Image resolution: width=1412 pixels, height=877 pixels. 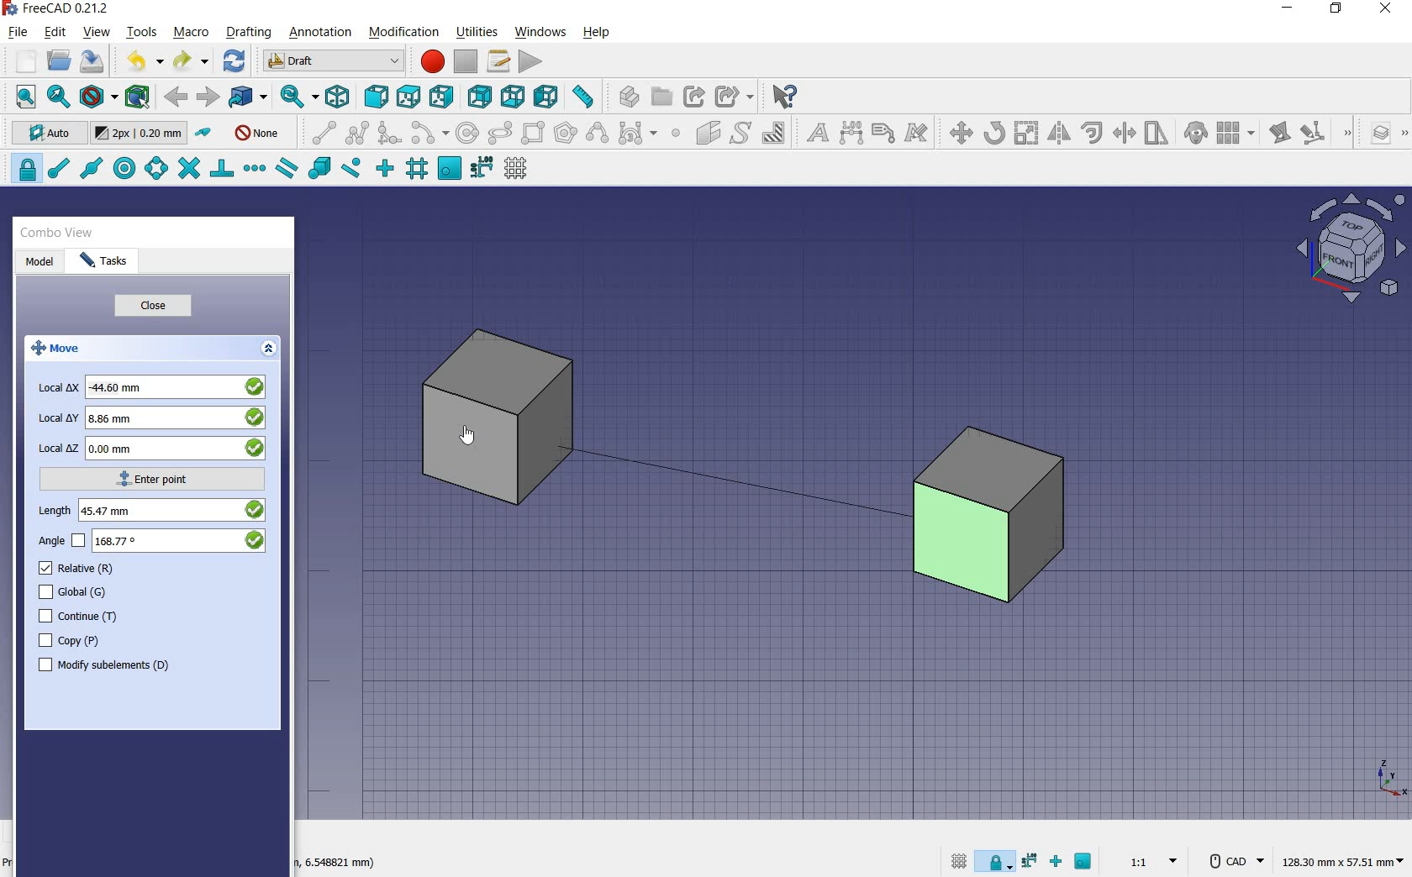 I want to click on relative, so click(x=77, y=568).